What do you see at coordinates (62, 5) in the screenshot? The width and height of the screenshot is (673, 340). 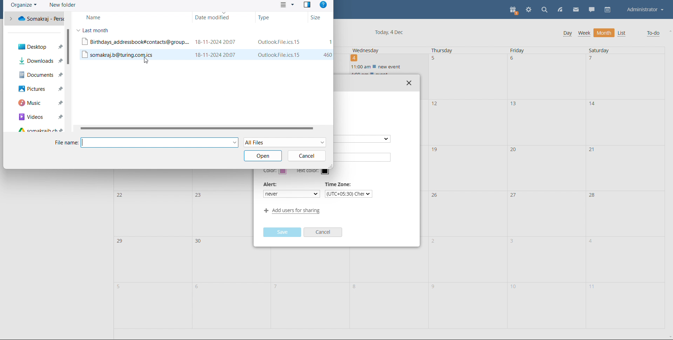 I see `new folder` at bounding box center [62, 5].